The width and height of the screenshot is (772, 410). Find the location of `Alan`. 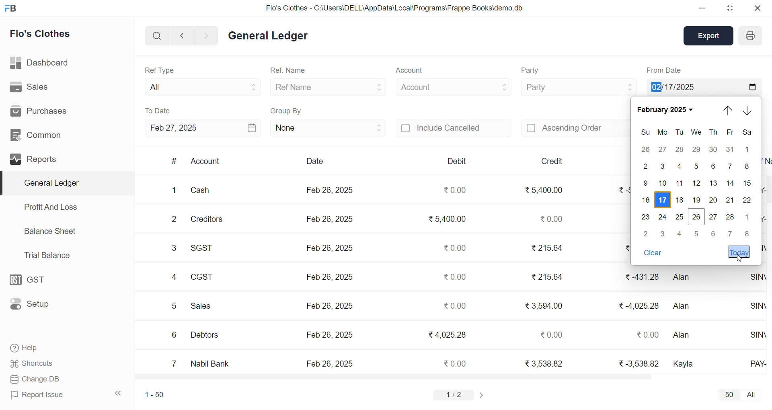

Alan is located at coordinates (687, 336).